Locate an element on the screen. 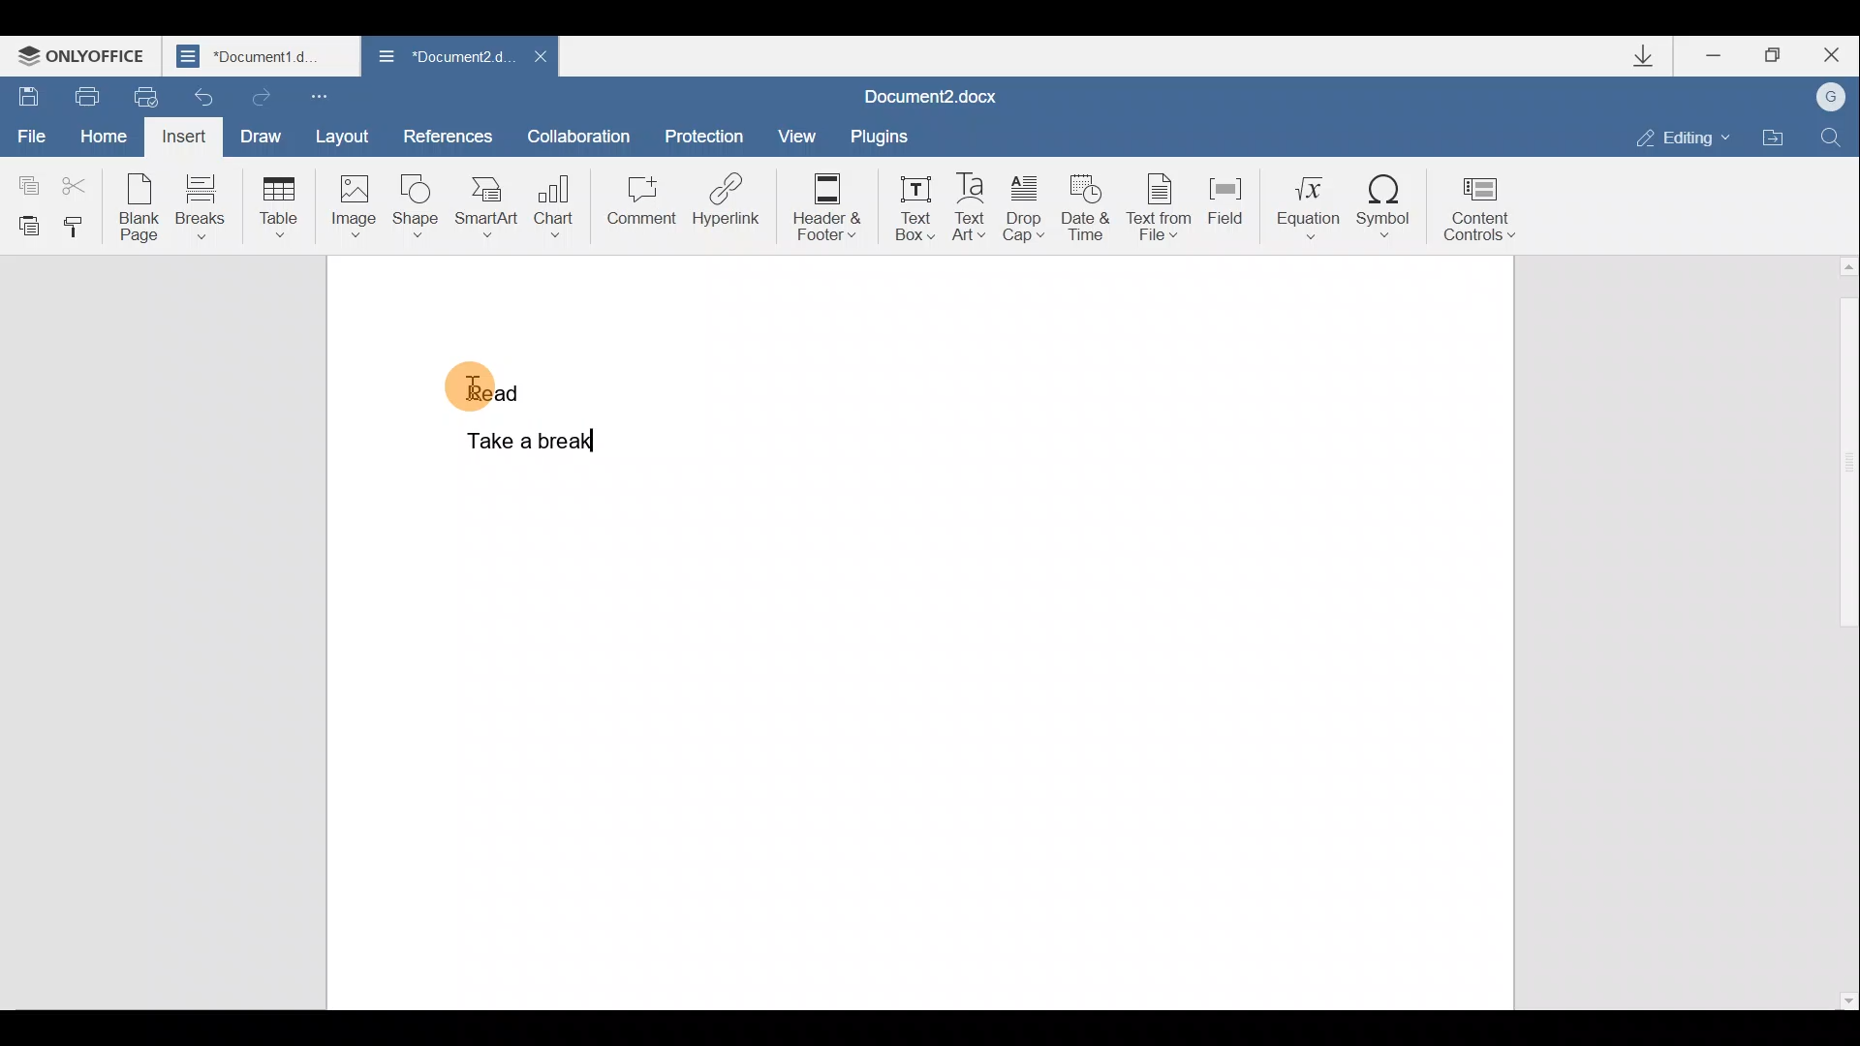  References is located at coordinates (449, 135).